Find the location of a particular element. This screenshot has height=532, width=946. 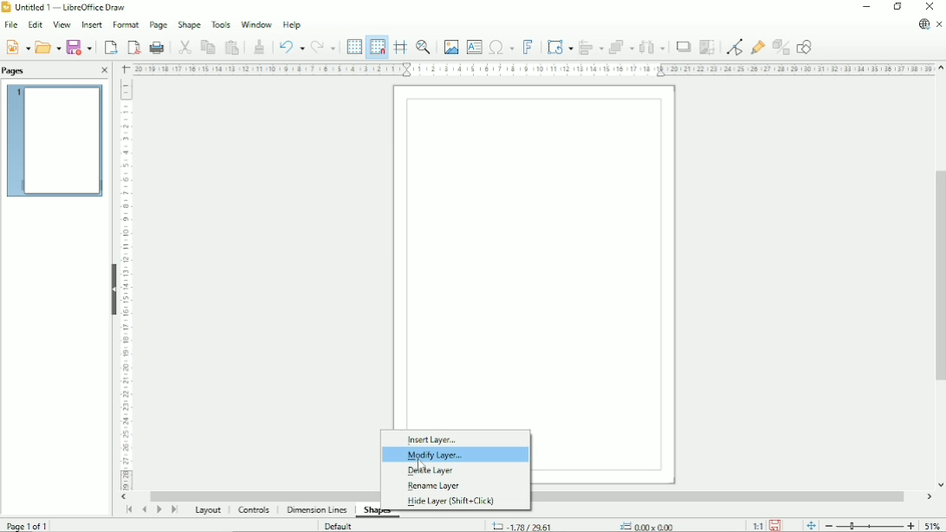

Cursor is located at coordinates (420, 465).